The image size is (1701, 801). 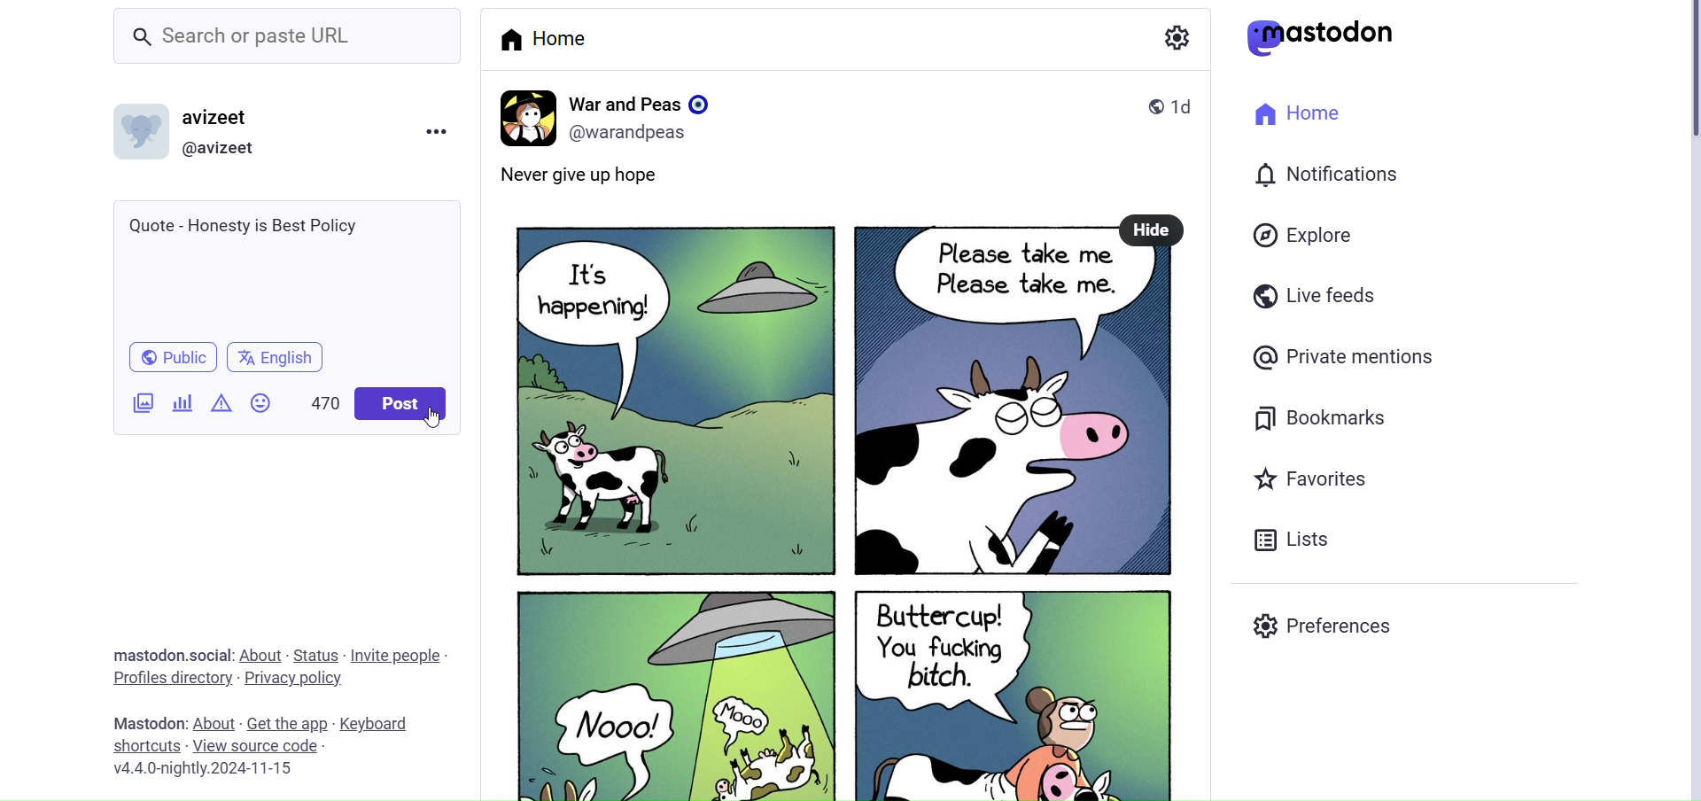 I want to click on Public, so click(x=168, y=358).